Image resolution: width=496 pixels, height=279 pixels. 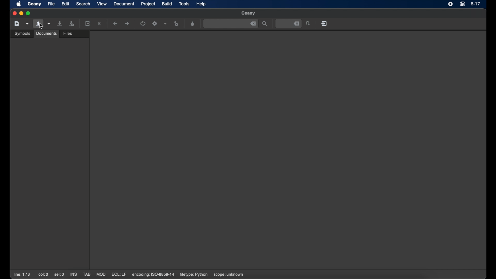 I want to click on choose more build actions, so click(x=166, y=24).